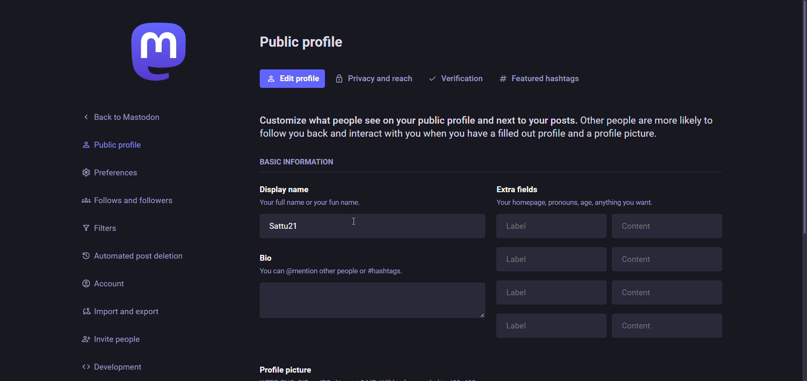  I want to click on cursor, so click(354, 222).